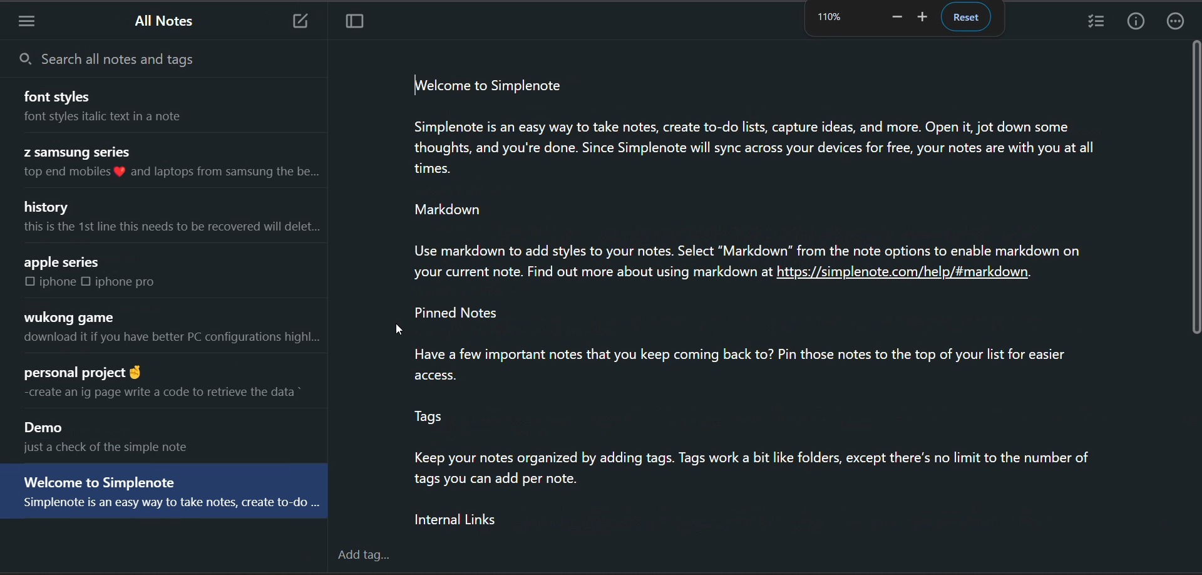  Describe the element at coordinates (1194, 188) in the screenshot. I see `vertical scroll bar` at that location.